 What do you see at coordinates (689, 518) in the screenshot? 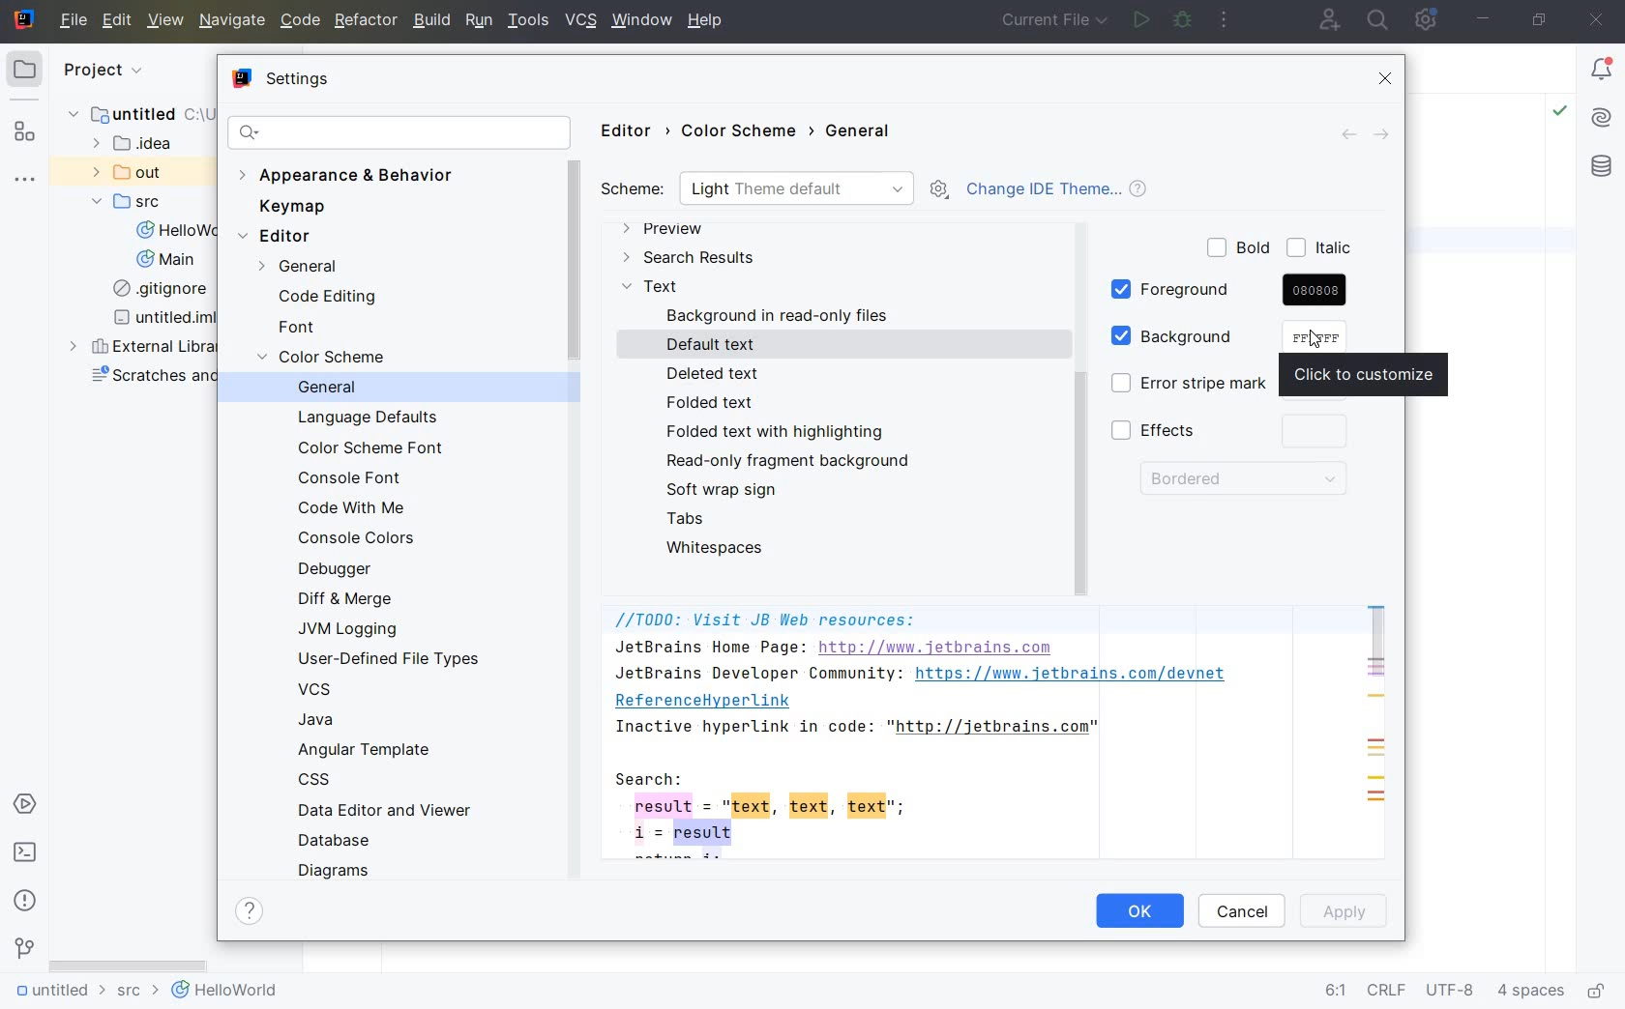
I see `TABS` at bounding box center [689, 518].